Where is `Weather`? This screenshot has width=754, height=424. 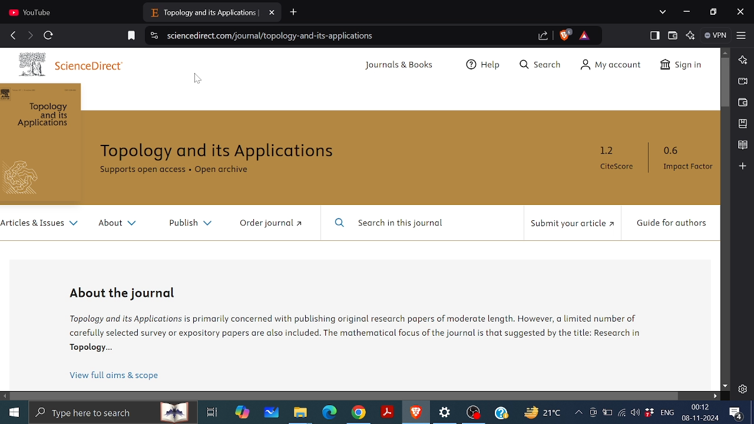 Weather is located at coordinates (541, 412).